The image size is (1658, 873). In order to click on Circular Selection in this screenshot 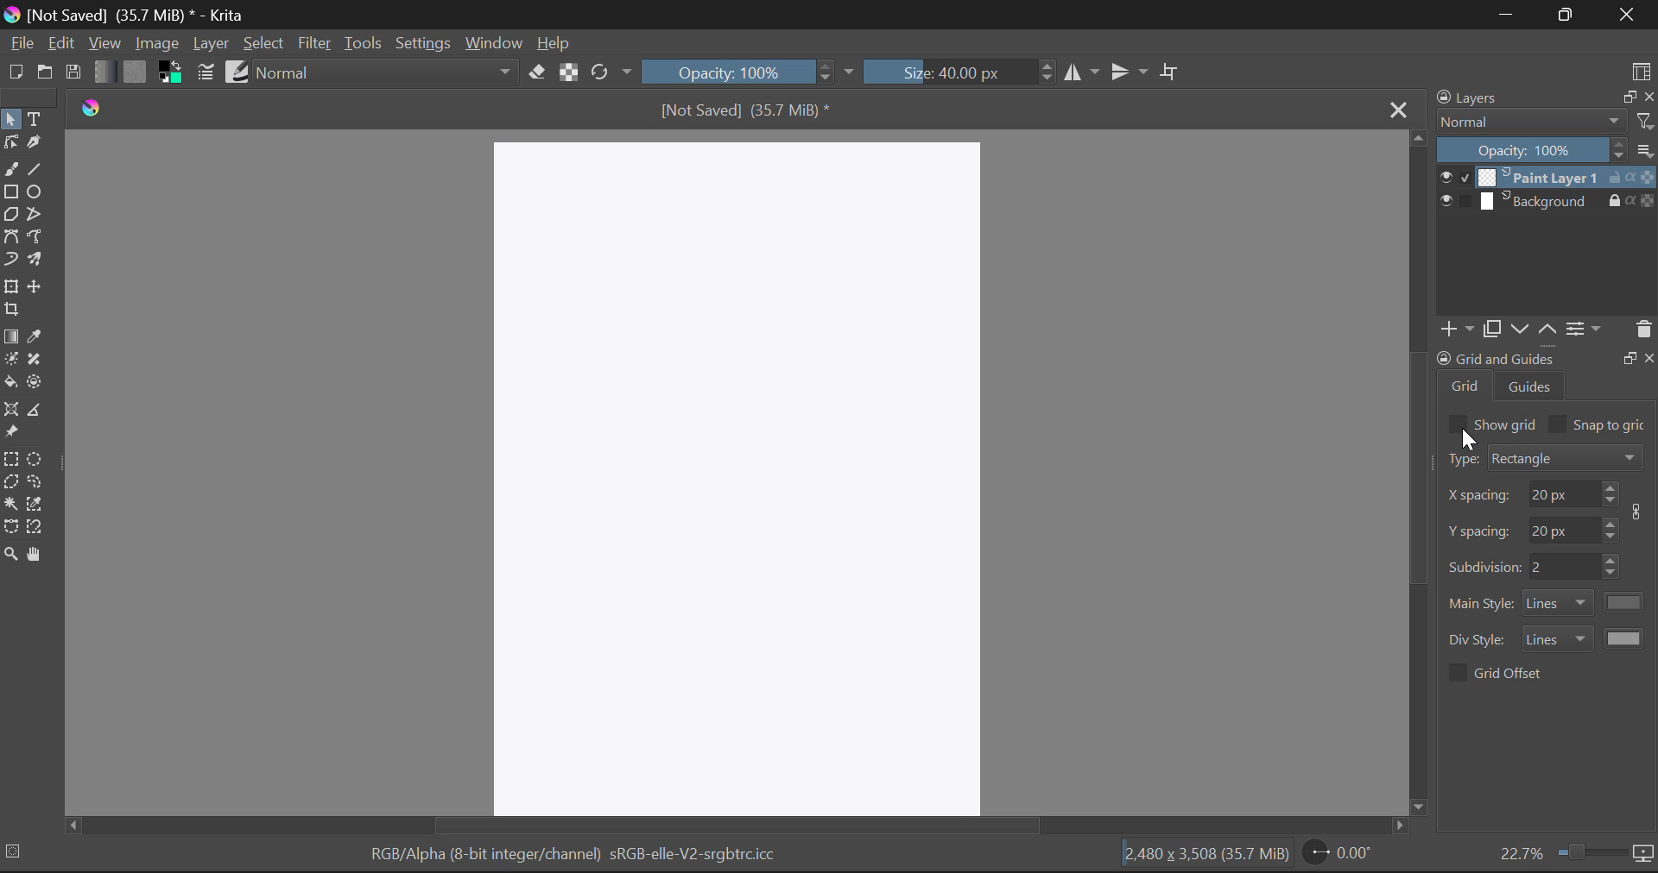, I will do `click(37, 460)`.